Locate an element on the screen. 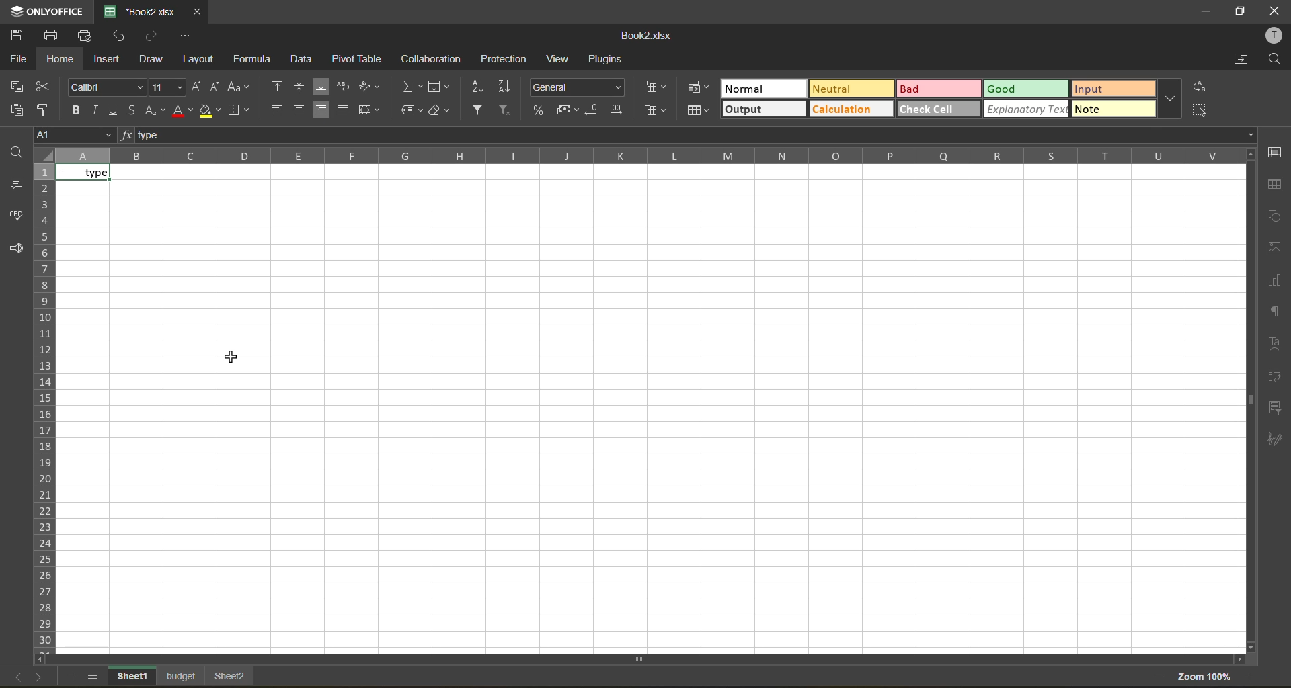 Image resolution: width=1291 pixels, height=688 pixels. Book2.xlsx is located at coordinates (648, 34).